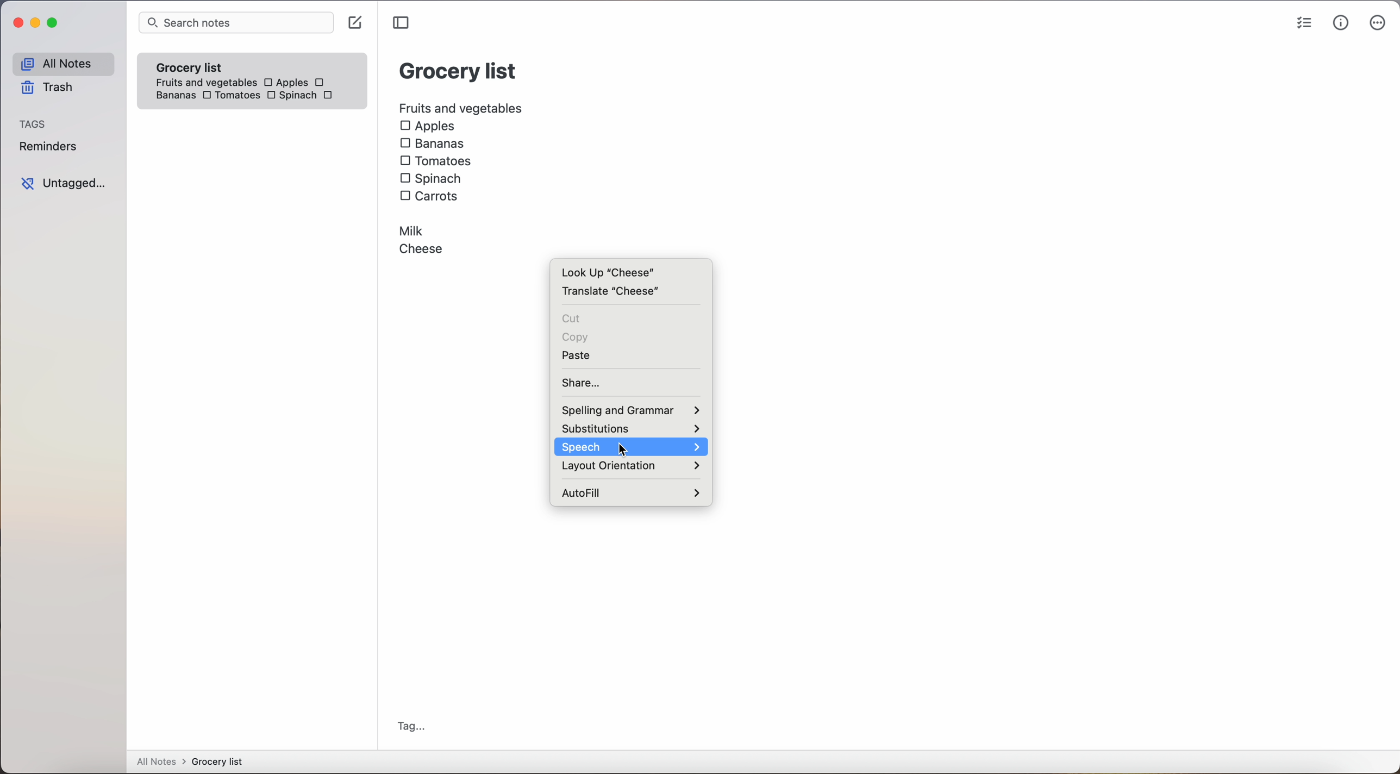 The image size is (1400, 774). I want to click on maximize, so click(55, 24).